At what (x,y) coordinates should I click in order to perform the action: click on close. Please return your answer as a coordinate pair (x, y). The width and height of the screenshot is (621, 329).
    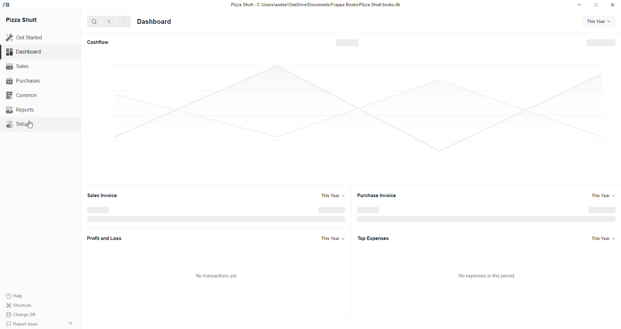
    Looking at the image, I should click on (615, 6).